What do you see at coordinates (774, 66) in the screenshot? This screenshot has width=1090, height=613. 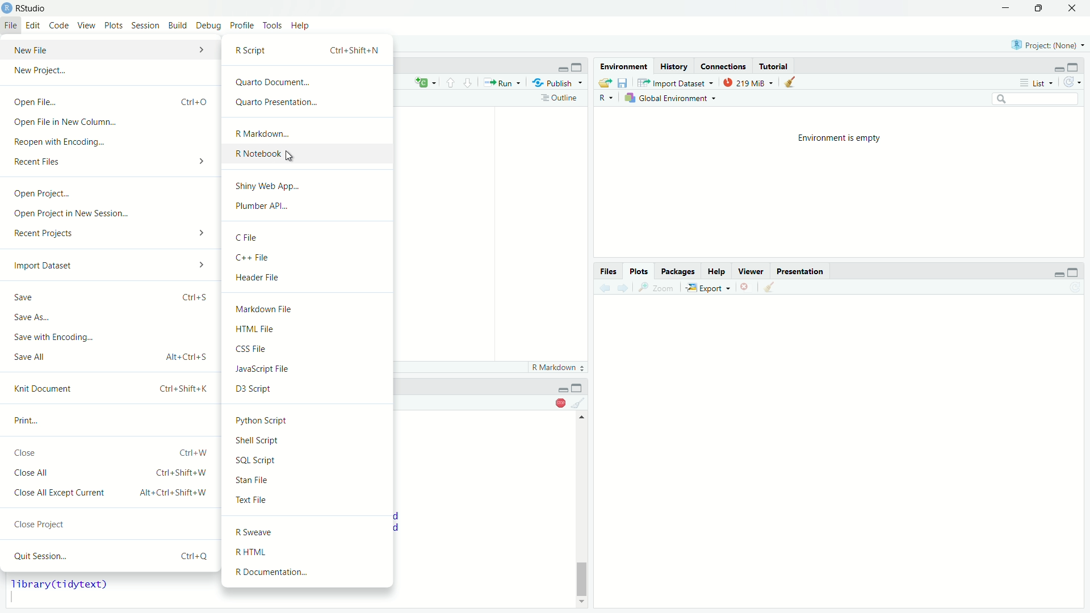 I see `Tutorial` at bounding box center [774, 66].